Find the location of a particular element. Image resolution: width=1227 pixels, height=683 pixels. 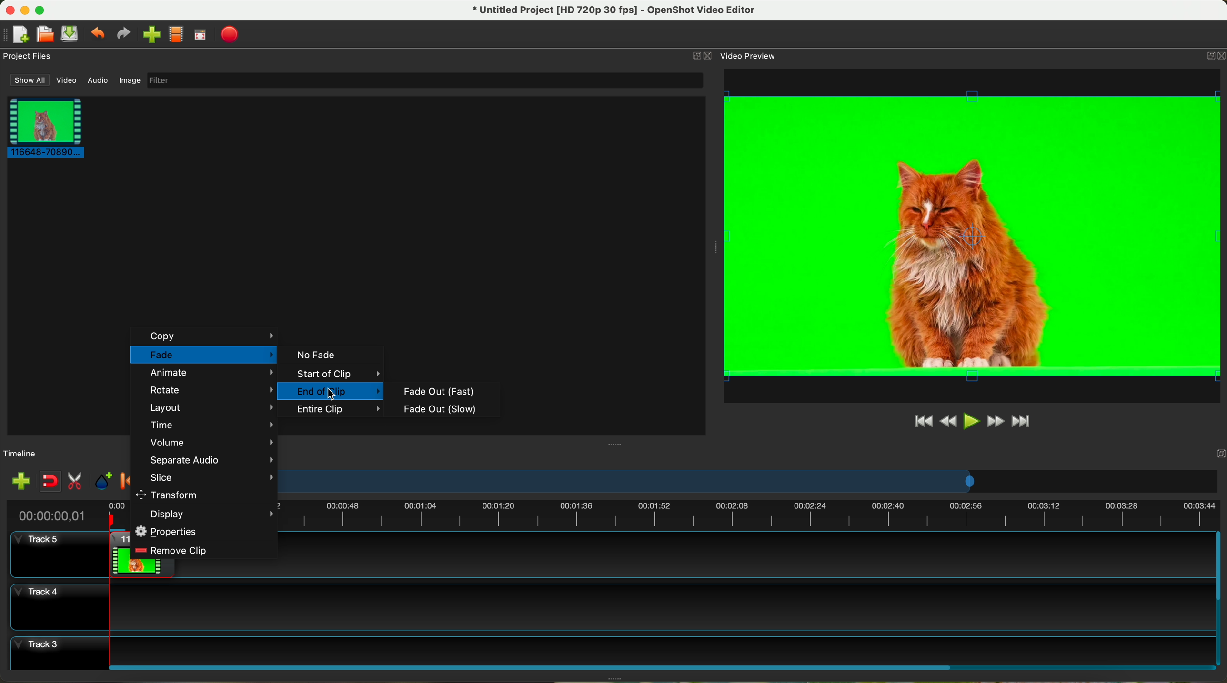

drag video to track 5 is located at coordinates (119, 553).